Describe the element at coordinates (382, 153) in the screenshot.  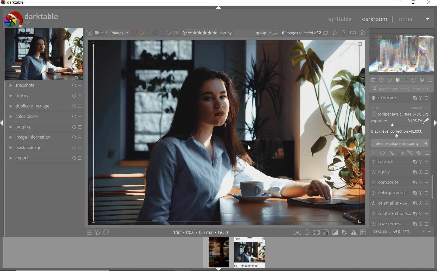
I see `uniformly` at that location.